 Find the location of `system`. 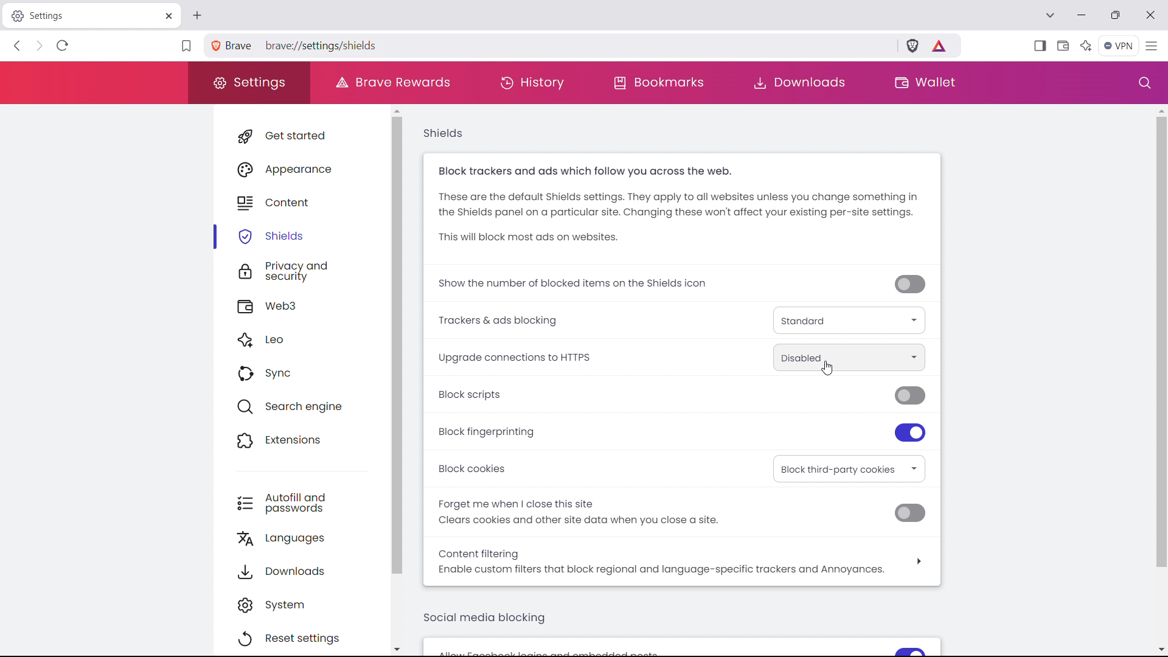

system is located at coordinates (305, 603).